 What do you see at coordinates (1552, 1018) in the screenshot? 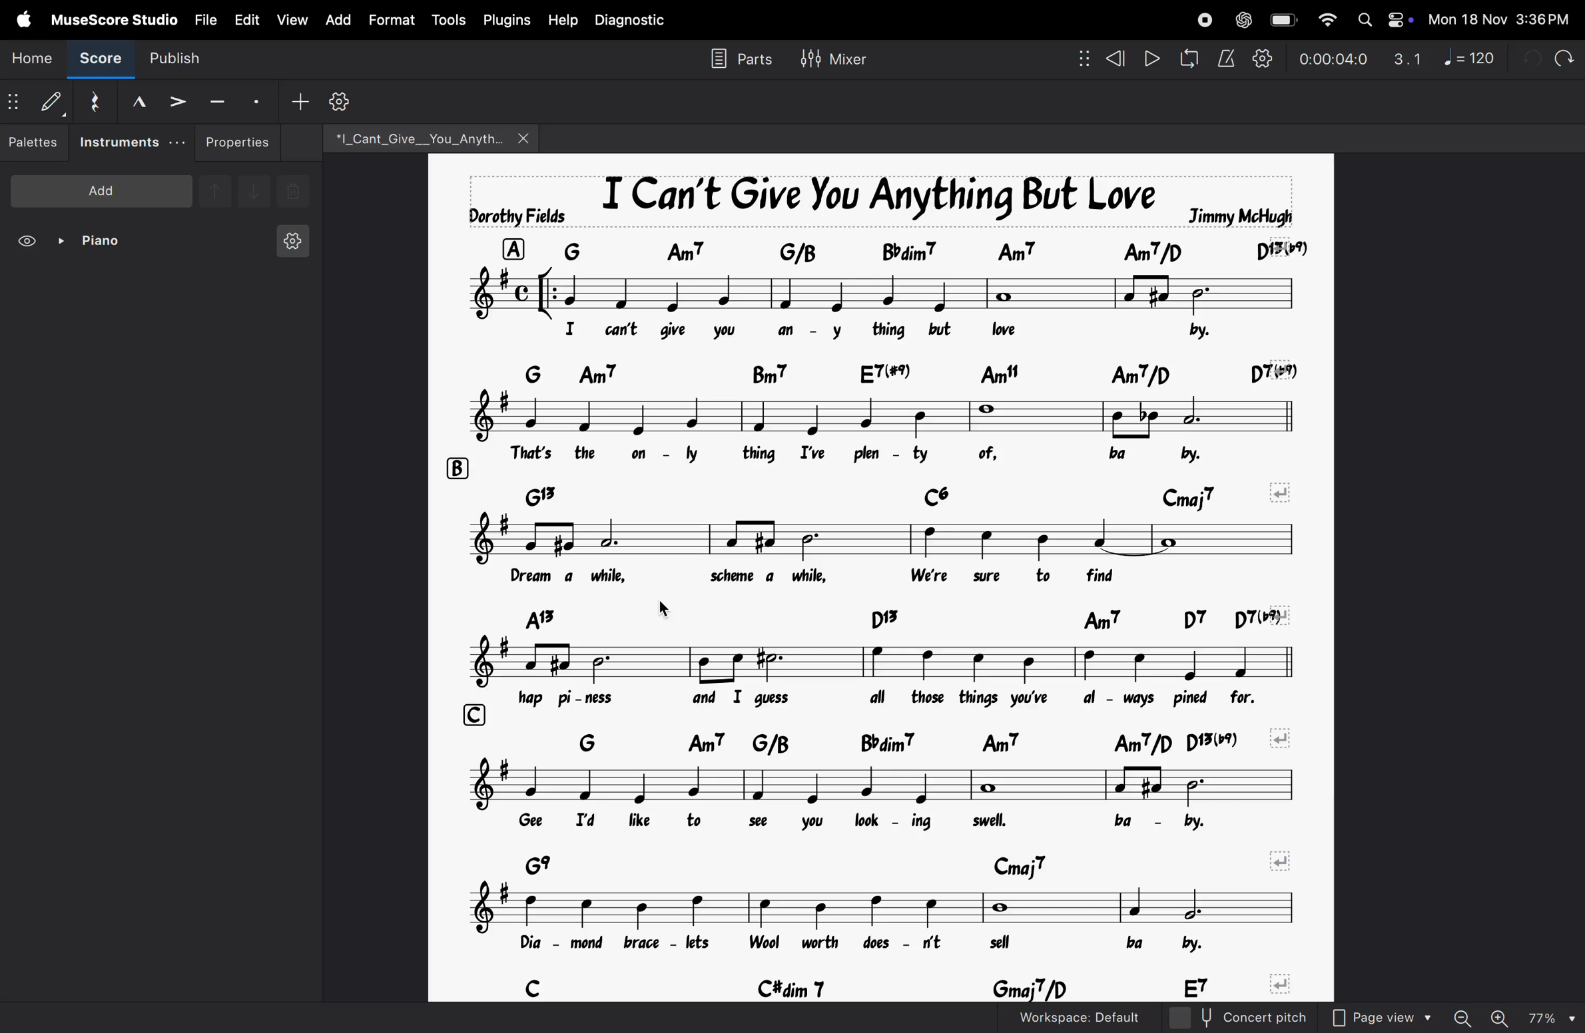
I see `zoom percentage` at bounding box center [1552, 1018].